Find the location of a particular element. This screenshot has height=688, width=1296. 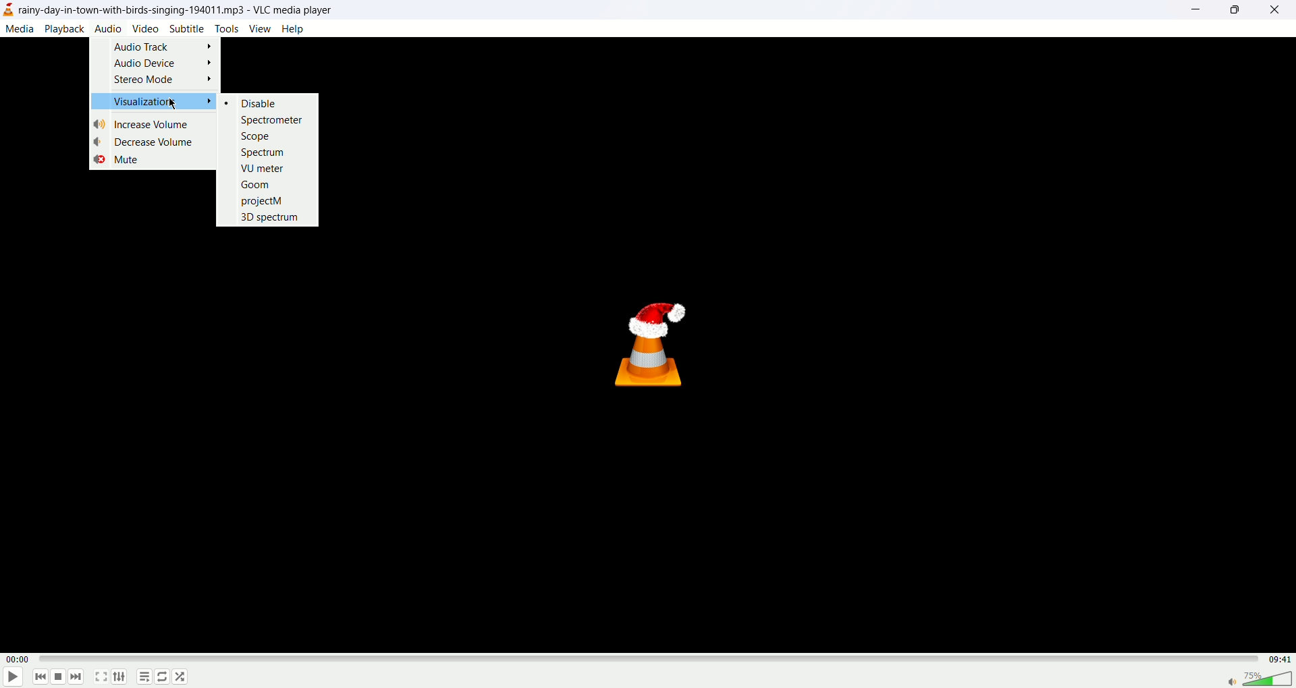

spectrum is located at coordinates (259, 152).